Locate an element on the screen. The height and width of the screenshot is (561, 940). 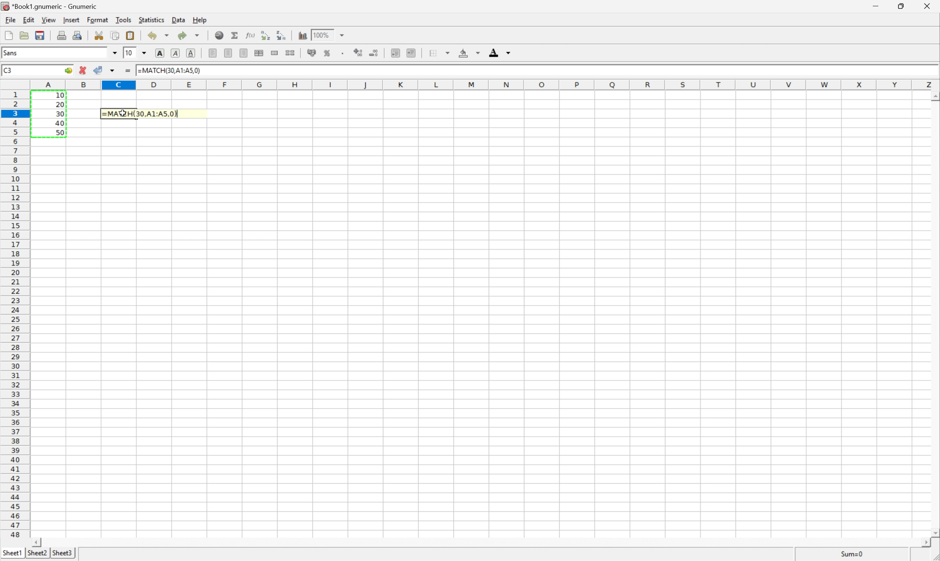
Accept change is located at coordinates (98, 71).